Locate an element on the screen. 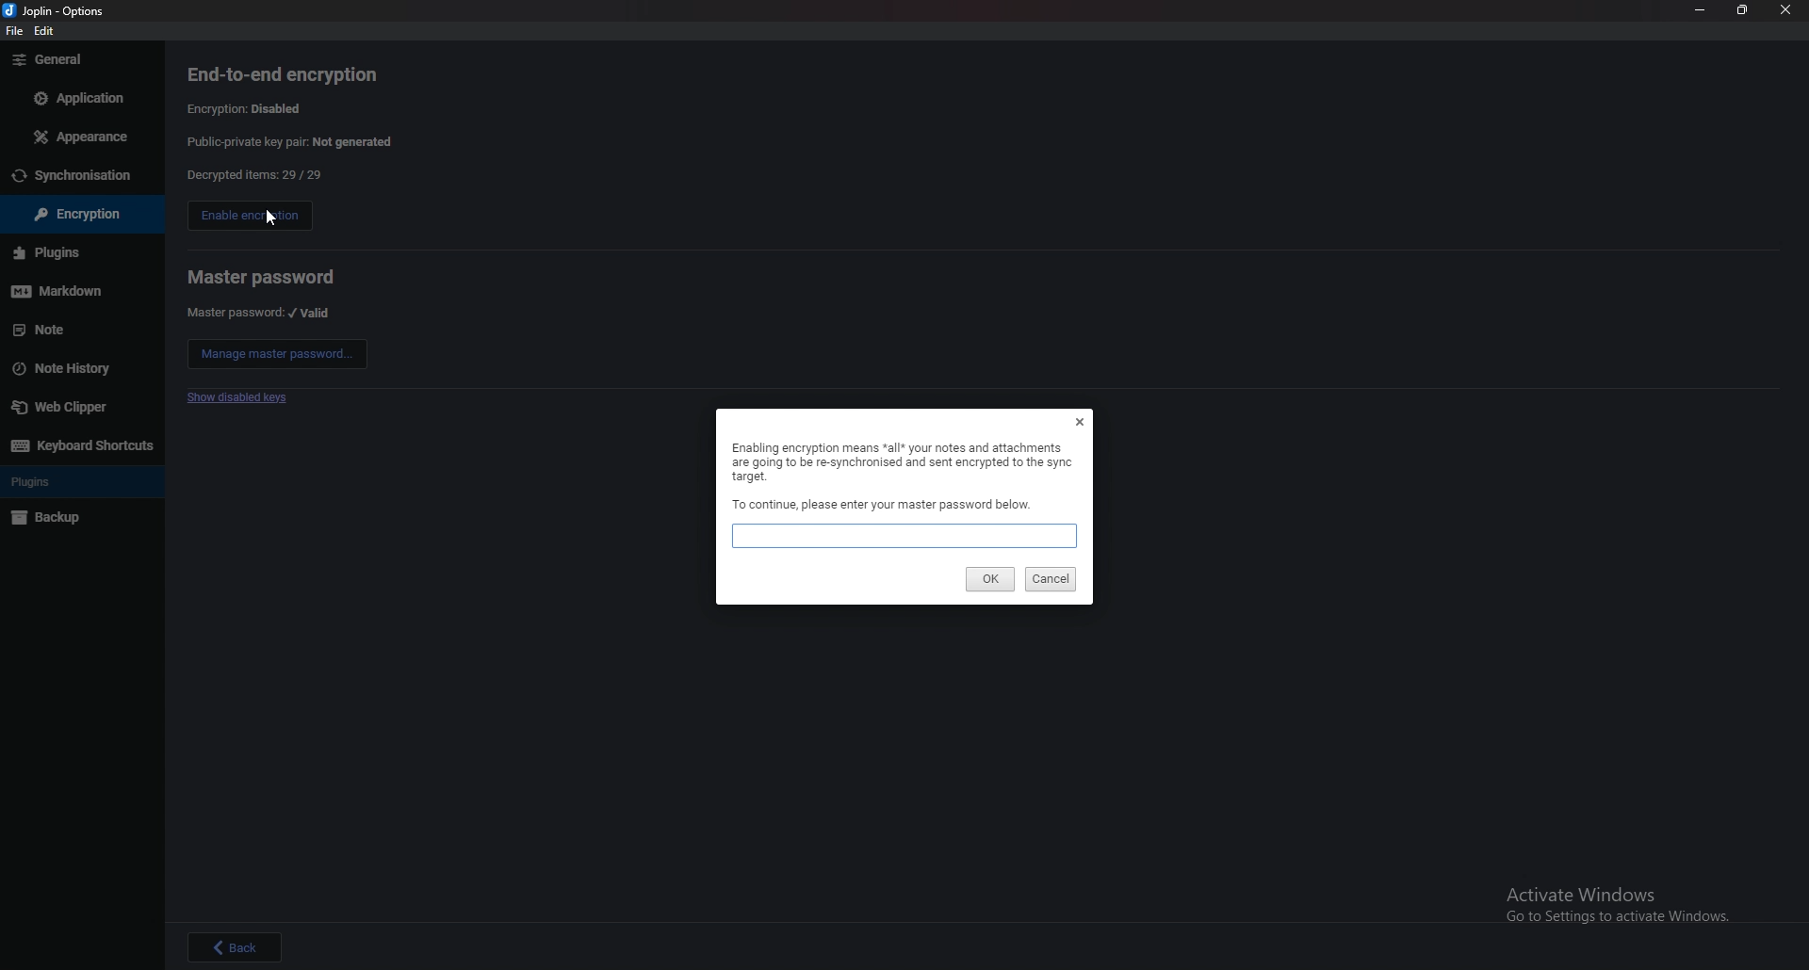 Image resolution: width=1809 pixels, height=970 pixels. Text is located at coordinates (1627, 905).